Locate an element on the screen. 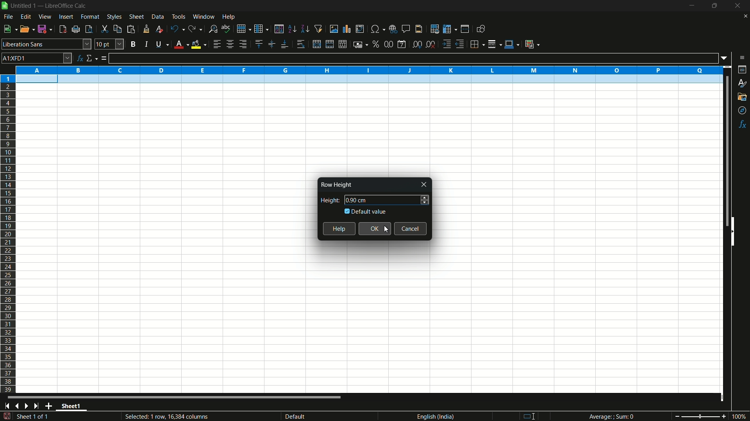 The height and width of the screenshot is (421, 750). scroll to last sheet is located at coordinates (39, 406).